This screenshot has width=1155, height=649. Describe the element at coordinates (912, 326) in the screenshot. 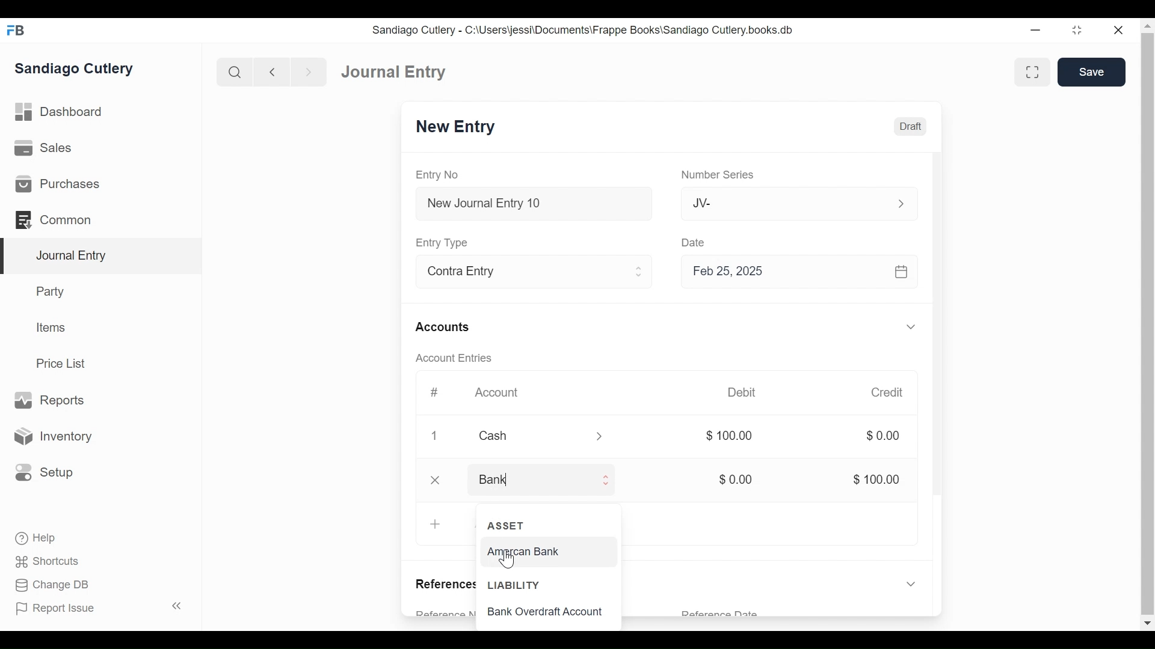

I see `Expand` at that location.